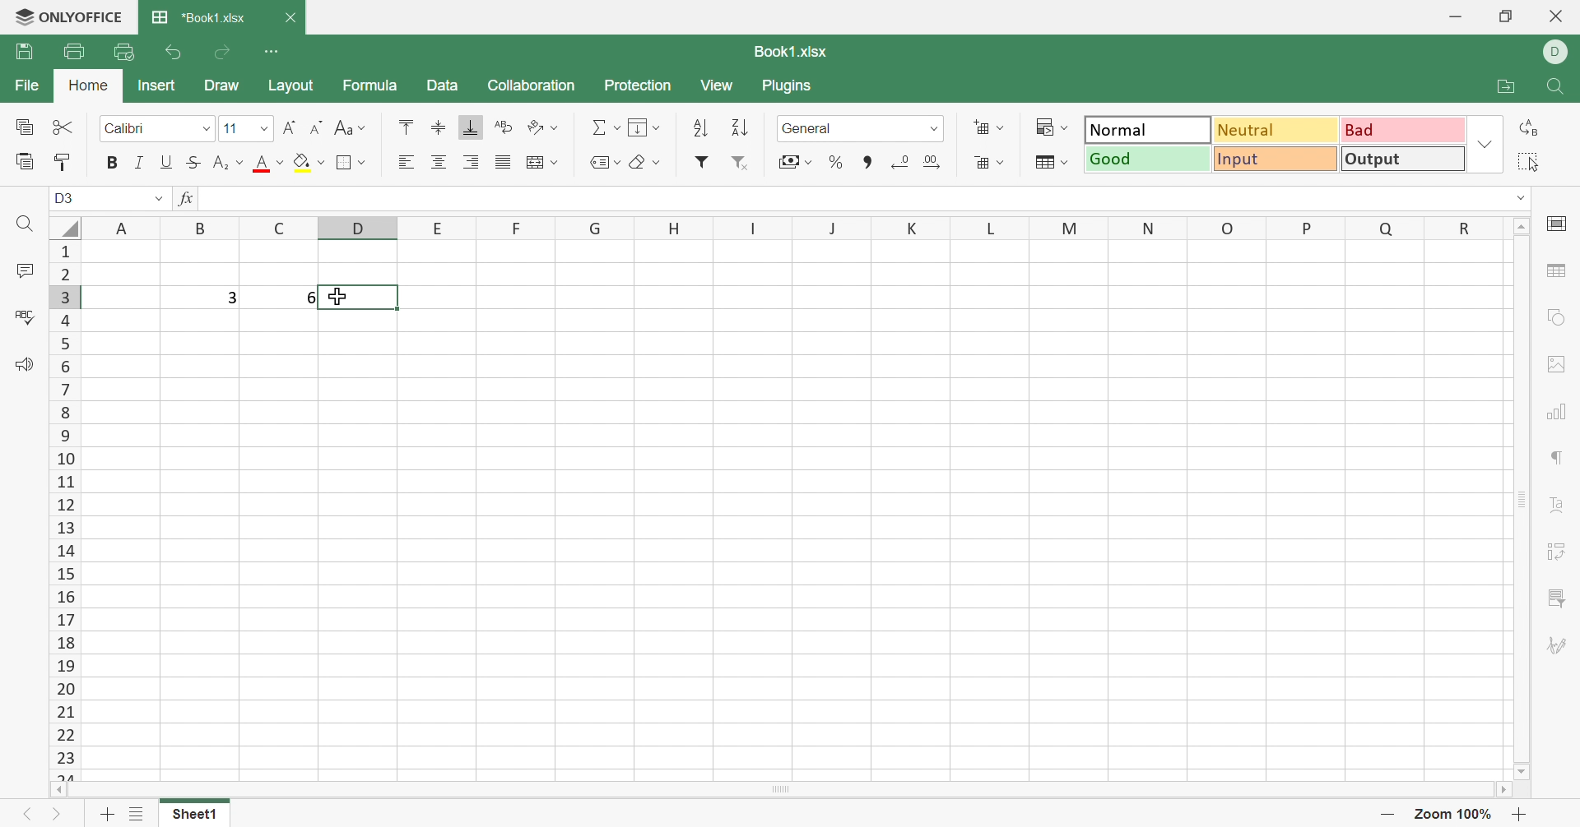  I want to click on Font color, so click(267, 163).